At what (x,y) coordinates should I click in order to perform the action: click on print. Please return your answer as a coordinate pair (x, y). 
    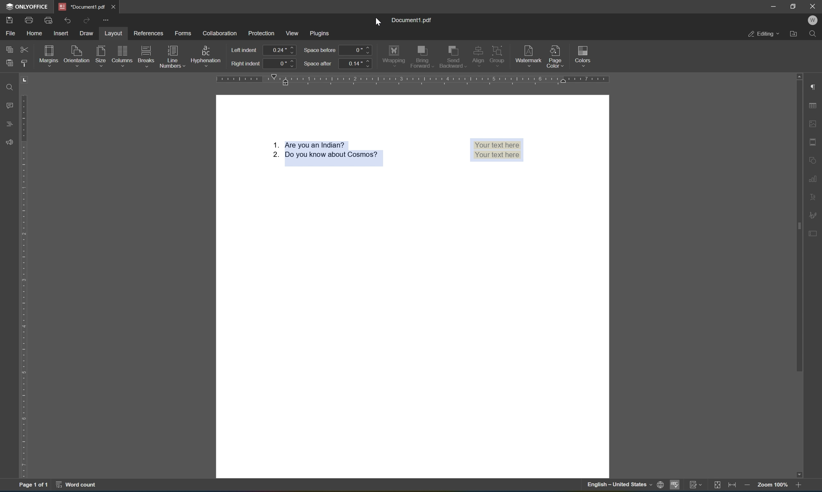
    Looking at the image, I should click on (29, 20).